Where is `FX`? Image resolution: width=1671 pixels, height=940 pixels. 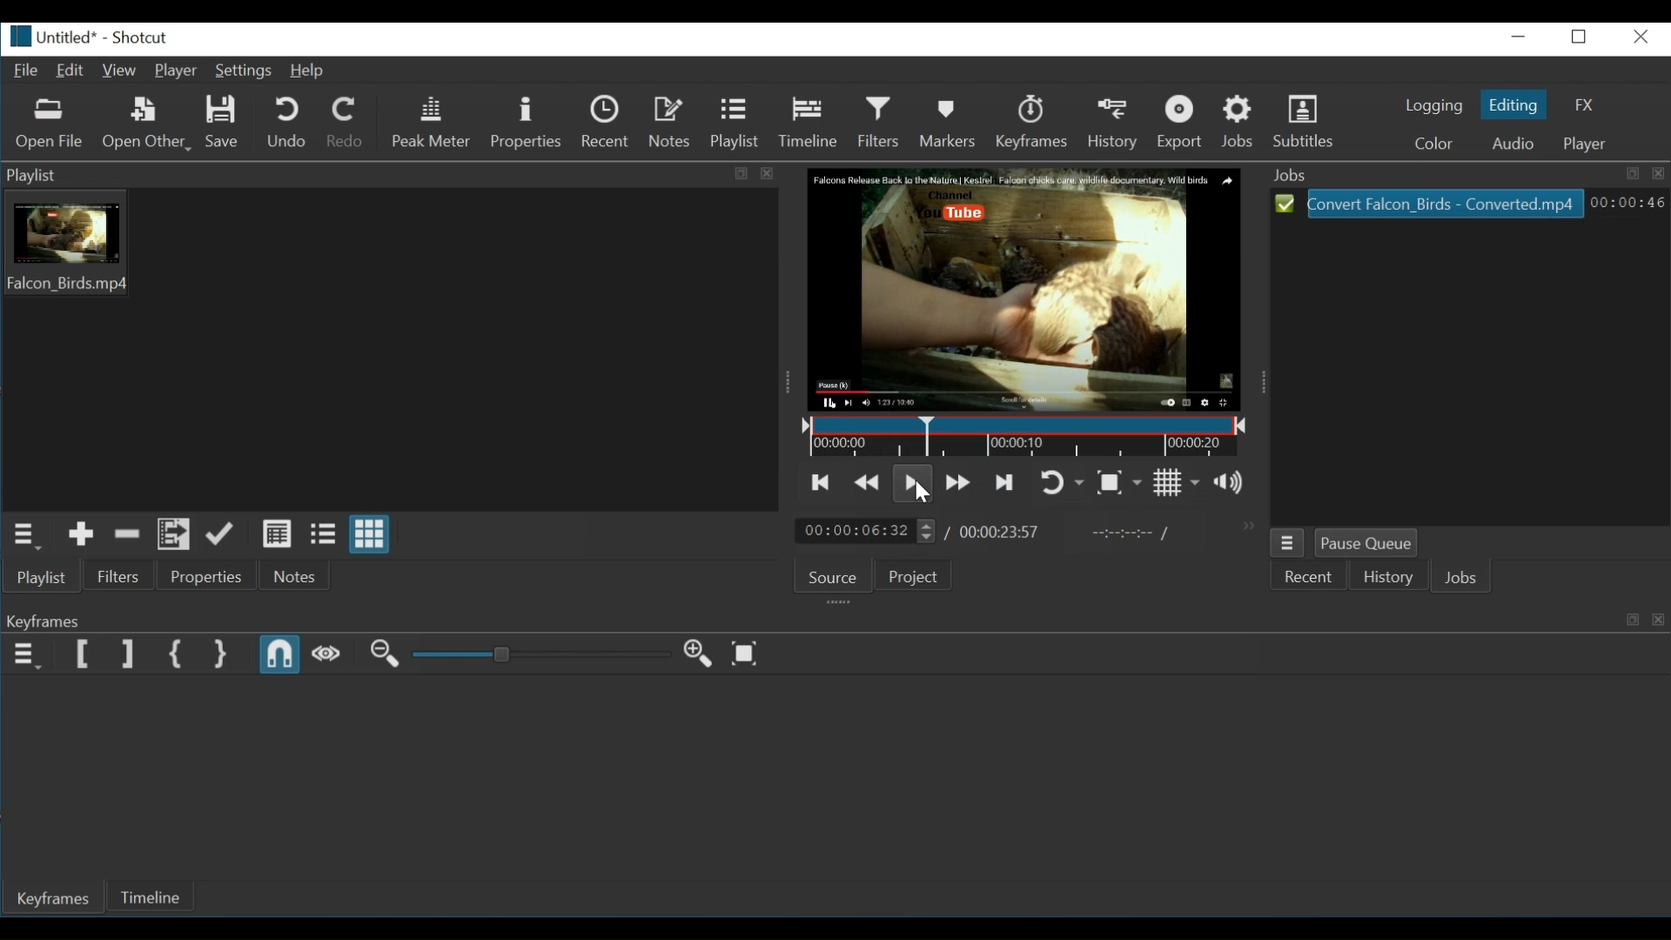 FX is located at coordinates (1585, 104).